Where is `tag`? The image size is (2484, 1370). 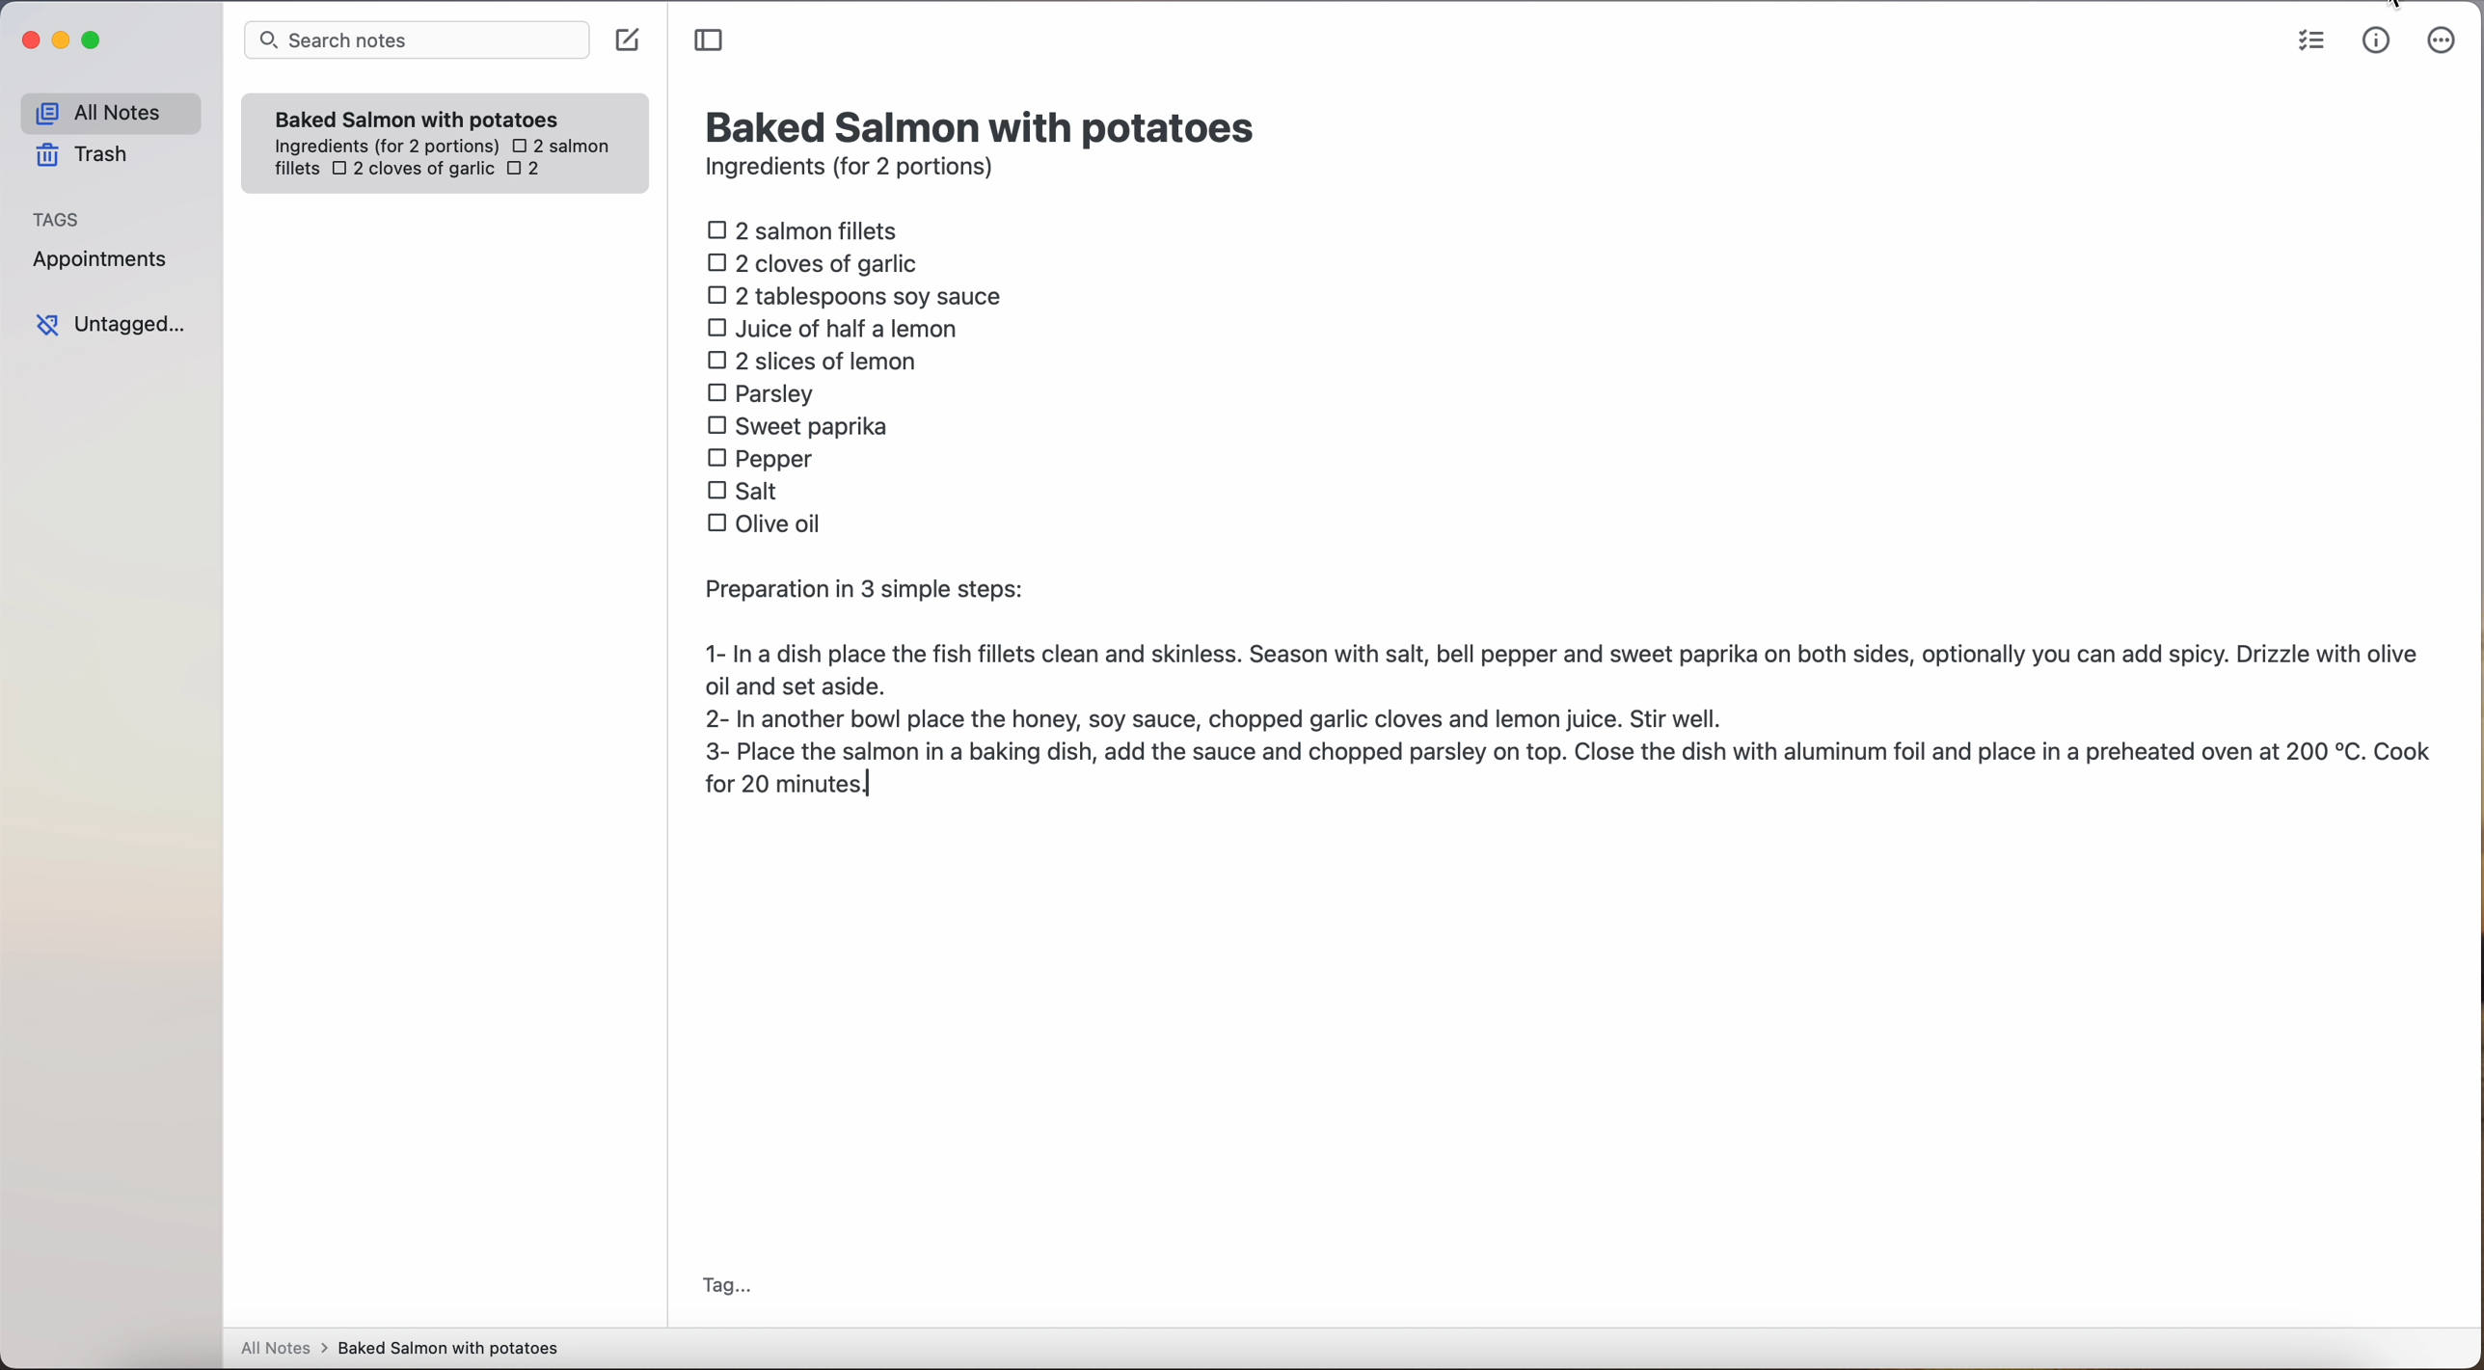 tag is located at coordinates (725, 1288).